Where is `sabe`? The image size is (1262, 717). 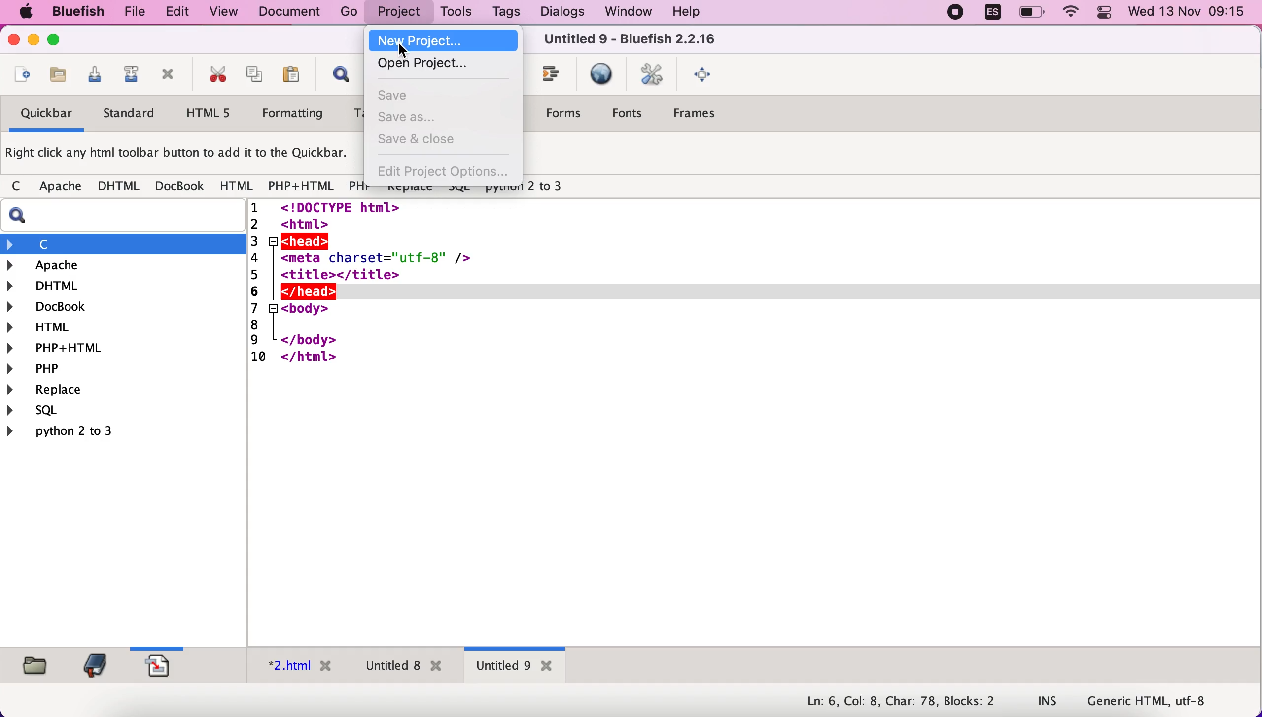 sabe is located at coordinates (407, 97).